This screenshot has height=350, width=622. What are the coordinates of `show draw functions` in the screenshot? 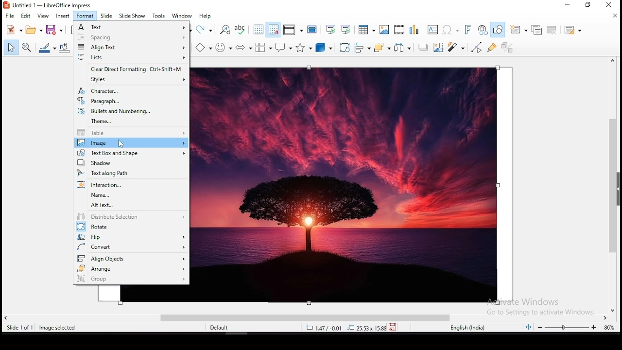 It's located at (500, 29).